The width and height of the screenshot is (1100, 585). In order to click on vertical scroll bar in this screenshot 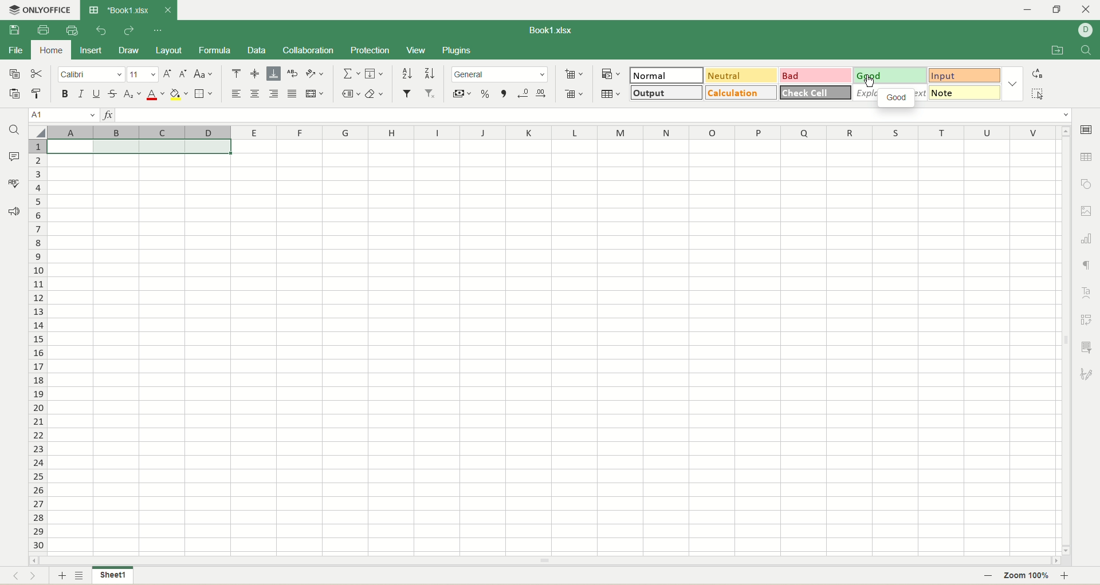, I will do `click(1064, 339)`.